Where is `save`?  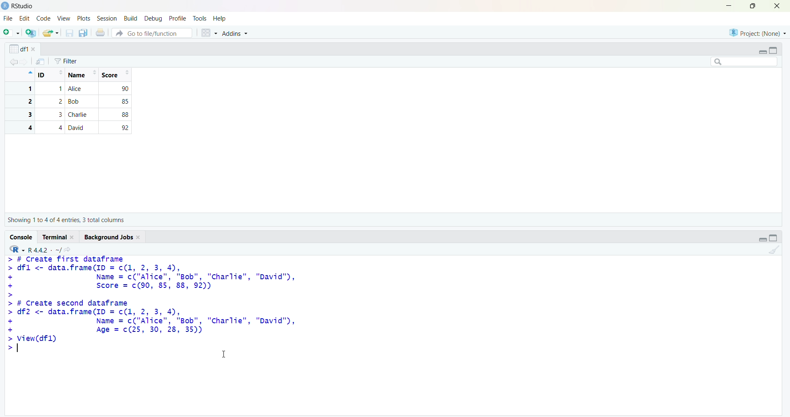
save is located at coordinates (70, 33).